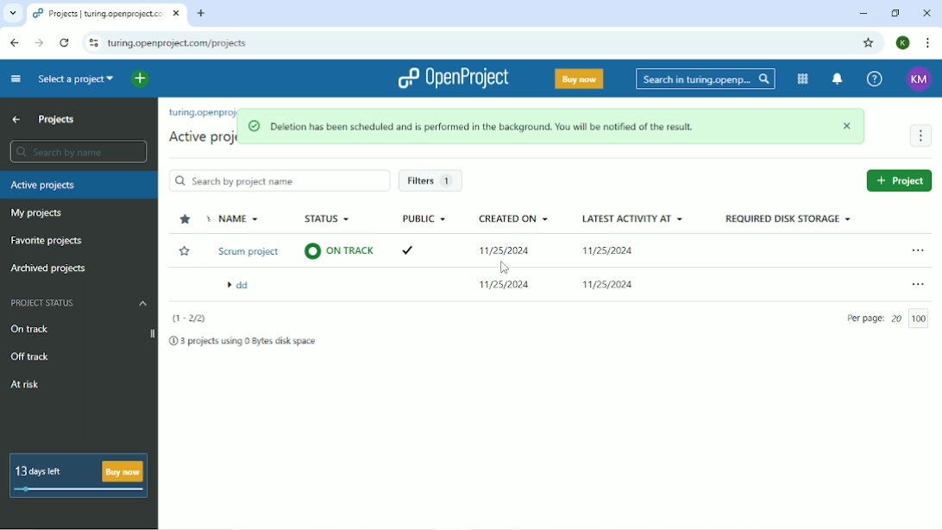 The width and height of the screenshot is (942, 530). I want to click on Favorite projects, so click(53, 241).